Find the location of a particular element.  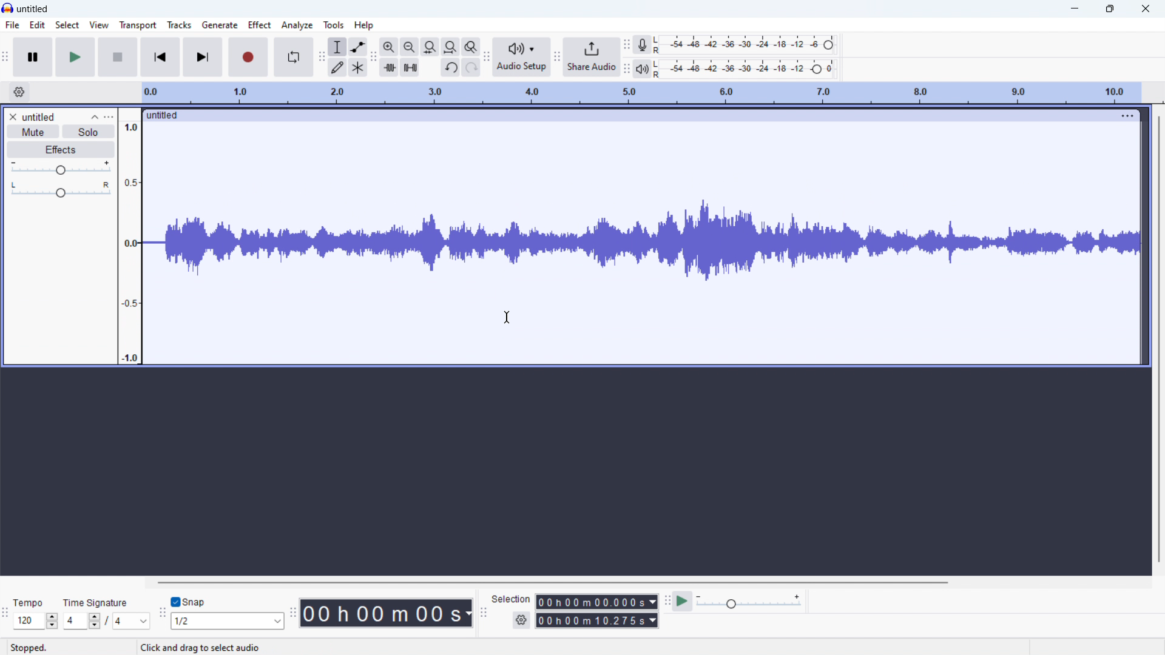

set tempo is located at coordinates (35, 621).